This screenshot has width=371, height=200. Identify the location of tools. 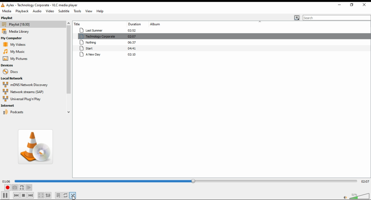
(77, 12).